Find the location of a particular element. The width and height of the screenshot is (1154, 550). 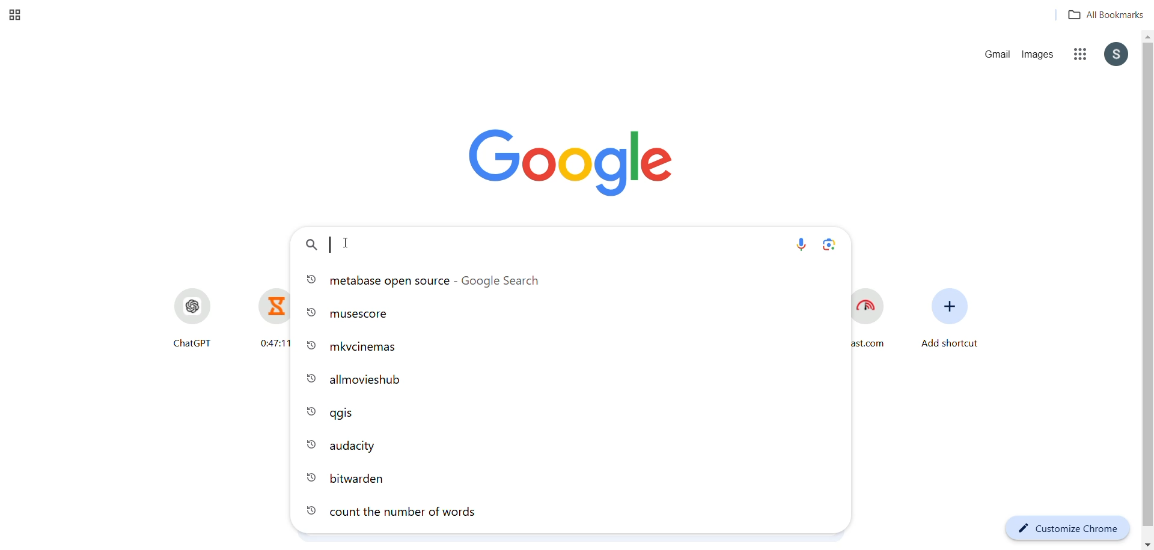

gmail is located at coordinates (996, 56).